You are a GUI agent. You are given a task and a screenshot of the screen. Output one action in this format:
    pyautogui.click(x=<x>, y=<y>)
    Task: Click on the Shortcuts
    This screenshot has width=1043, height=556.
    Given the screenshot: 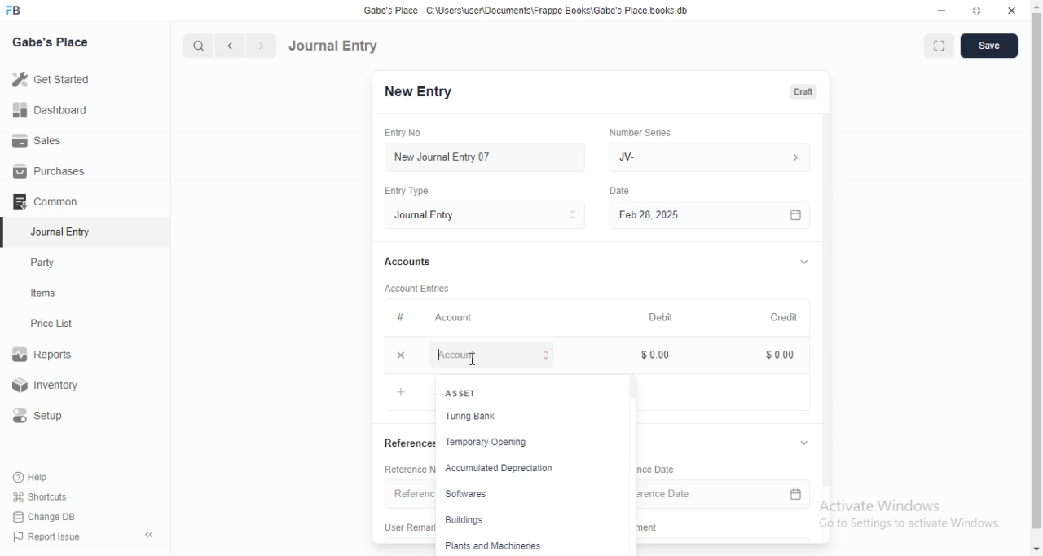 What is the action you would take?
    pyautogui.click(x=40, y=496)
    